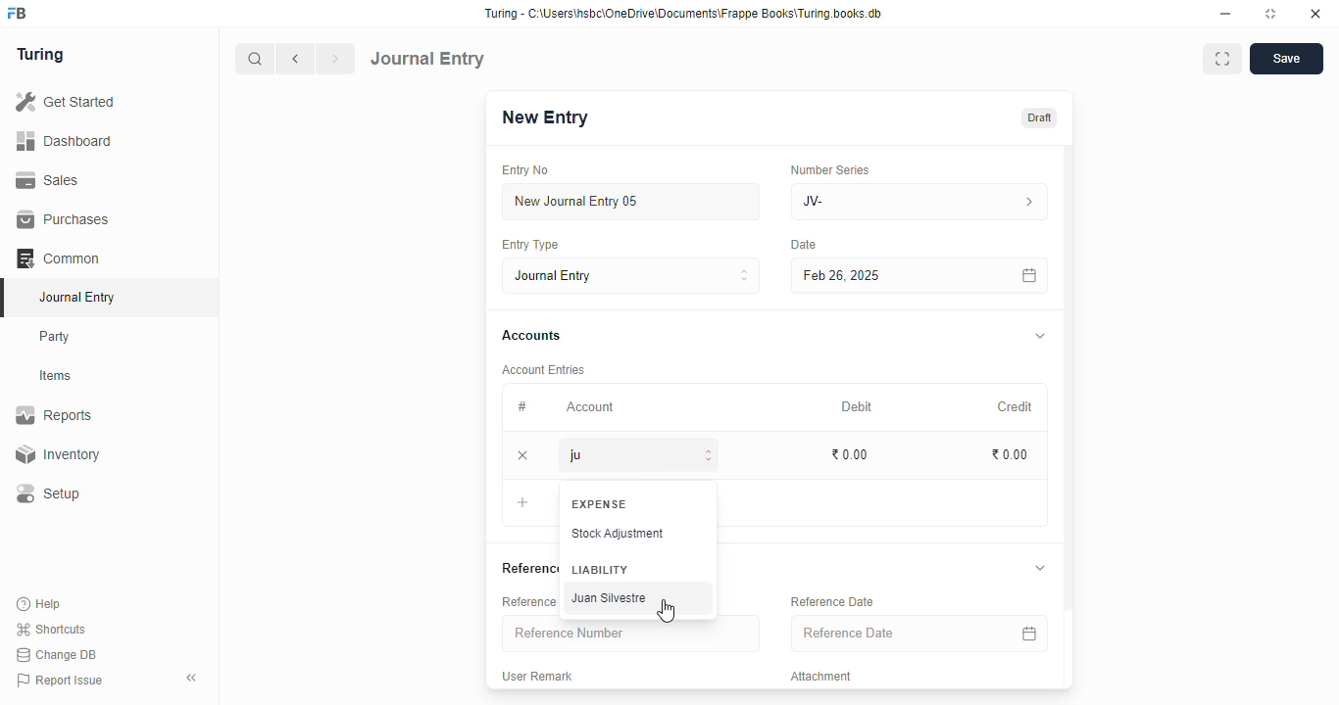 The height and width of the screenshot is (705, 1339). What do you see at coordinates (51, 630) in the screenshot?
I see `shortcuts` at bounding box center [51, 630].